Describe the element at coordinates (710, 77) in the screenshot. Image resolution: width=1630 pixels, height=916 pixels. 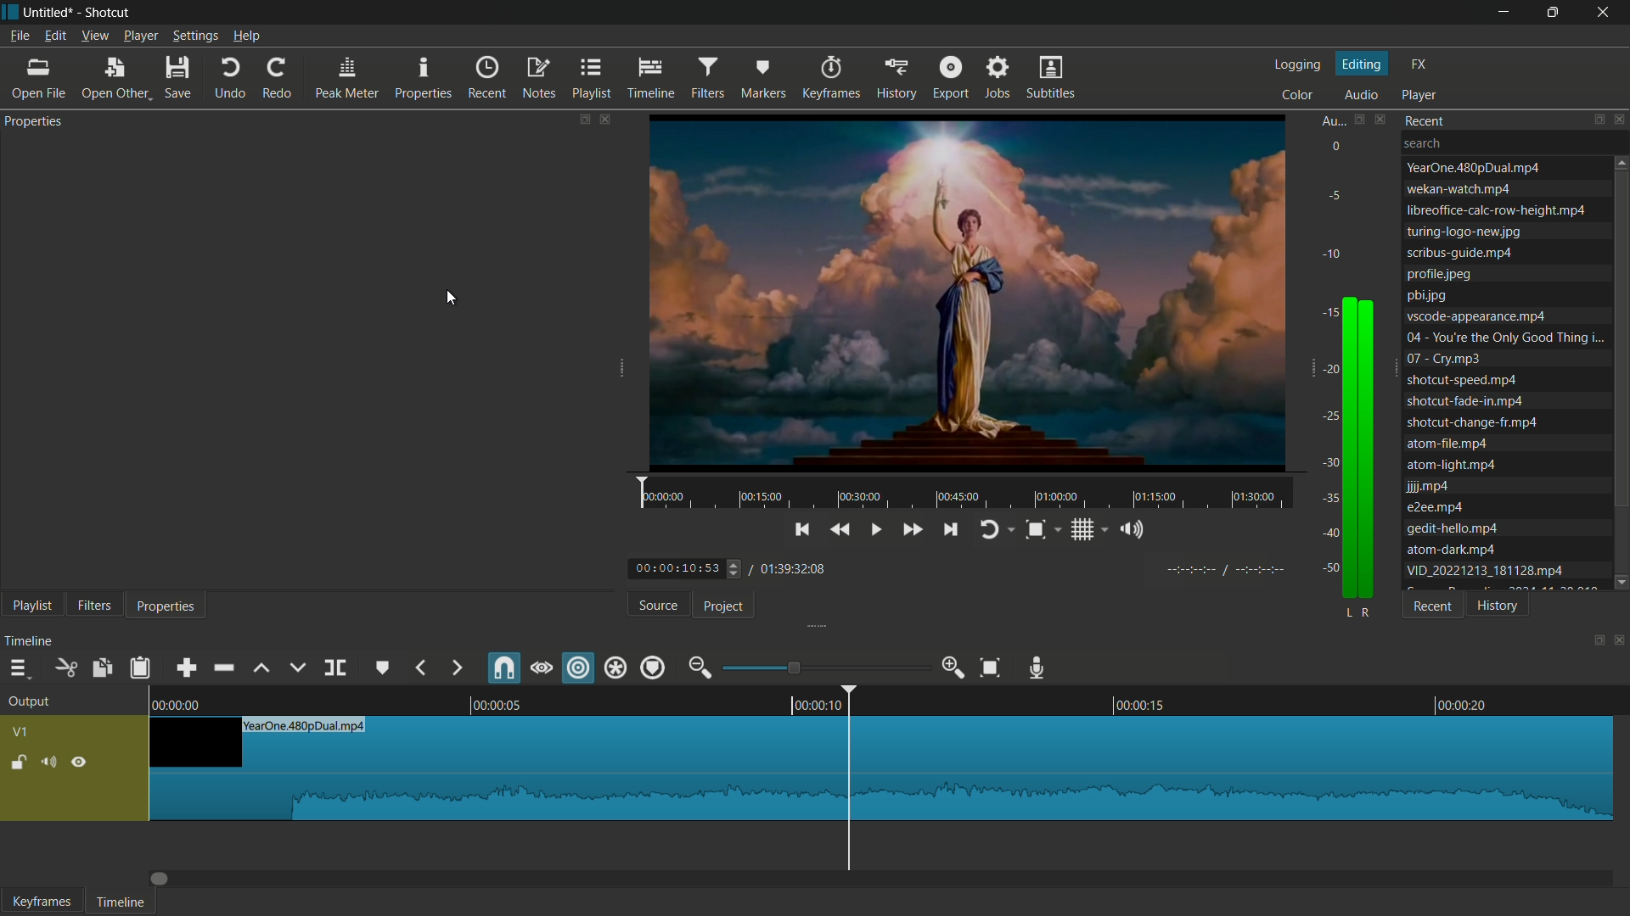
I see `filters` at that location.